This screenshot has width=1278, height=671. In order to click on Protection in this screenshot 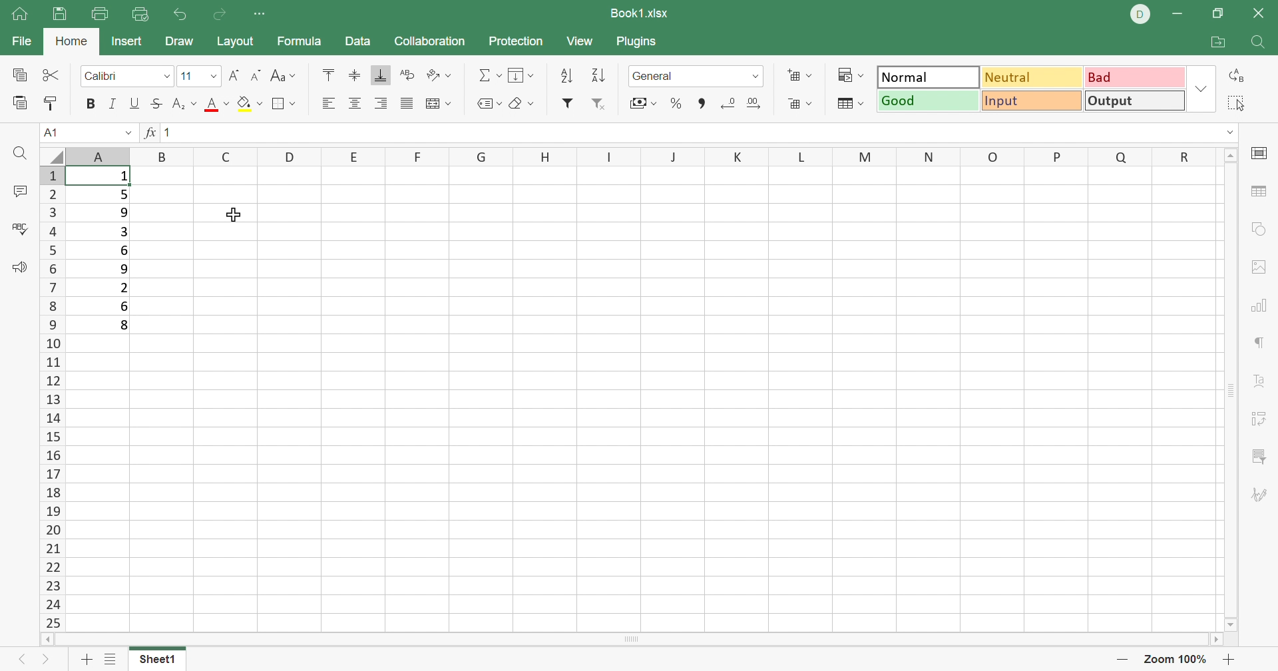, I will do `click(515, 40)`.